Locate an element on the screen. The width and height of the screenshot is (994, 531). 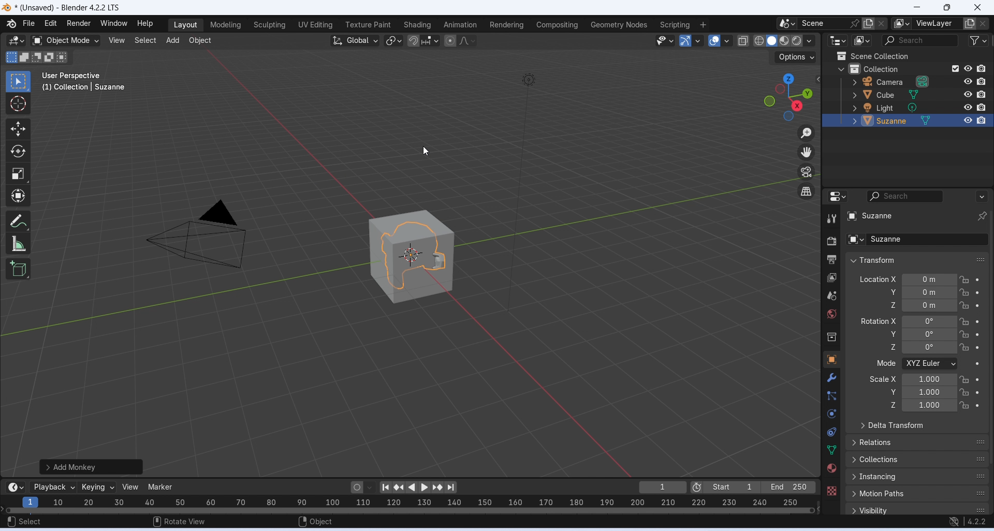
add monkey is located at coordinates (93, 466).